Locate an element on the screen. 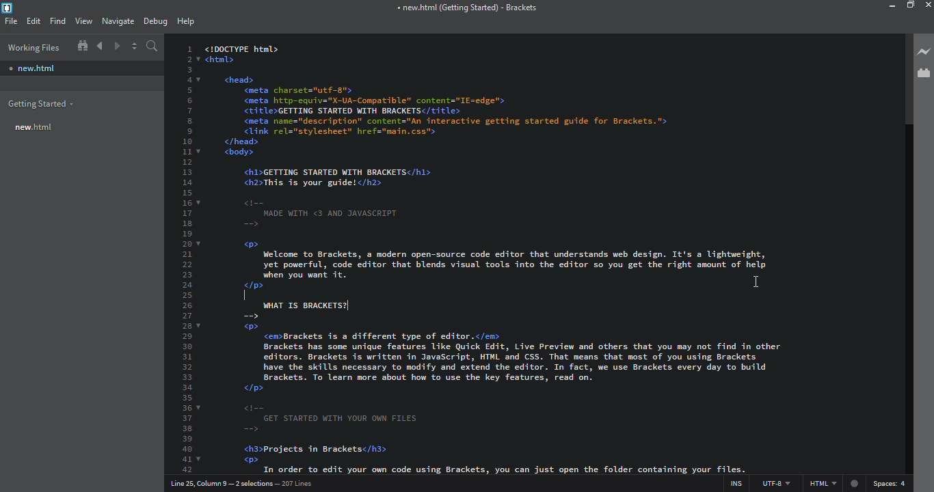 The image size is (934, 492). line is located at coordinates (246, 482).